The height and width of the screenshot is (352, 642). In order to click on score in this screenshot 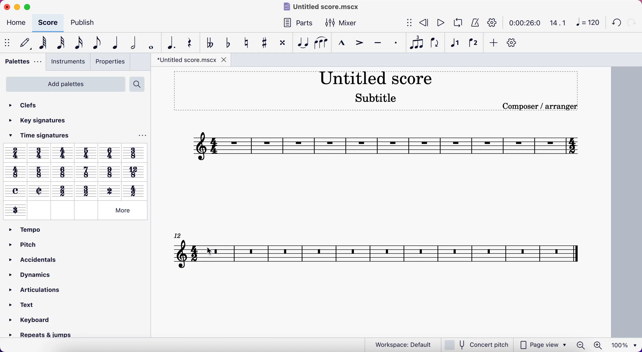, I will do `click(381, 146)`.